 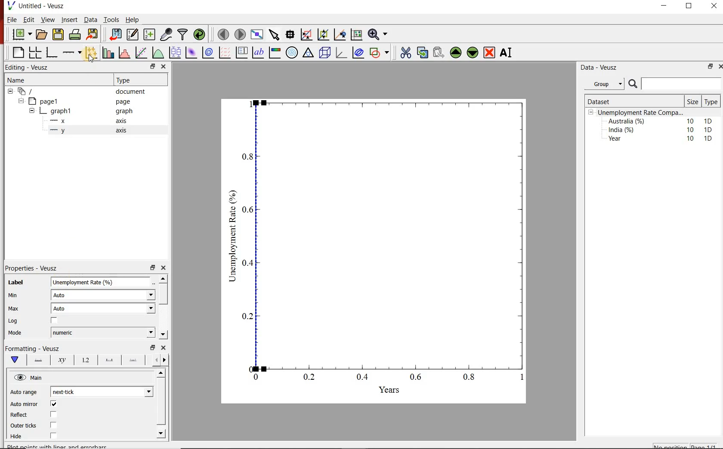 What do you see at coordinates (207, 52) in the screenshot?
I see `plot 2d datasets as contours` at bounding box center [207, 52].